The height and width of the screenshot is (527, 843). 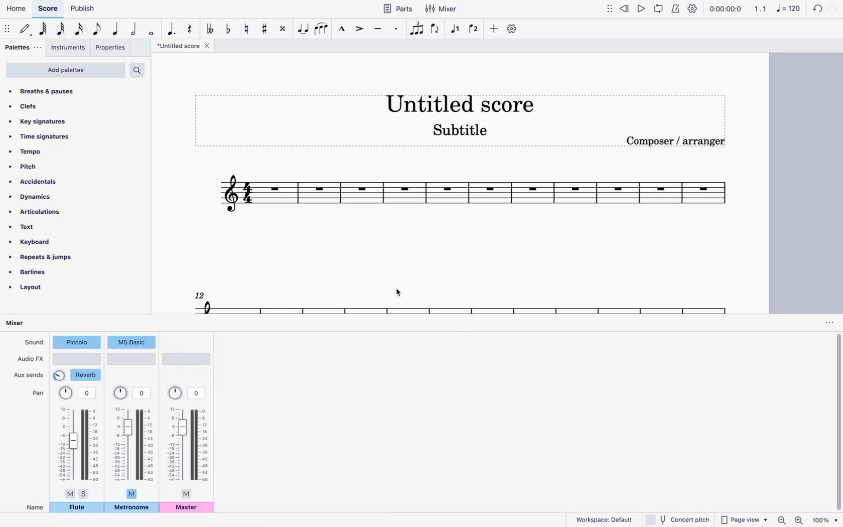 What do you see at coordinates (475, 28) in the screenshot?
I see `voice 2` at bounding box center [475, 28].